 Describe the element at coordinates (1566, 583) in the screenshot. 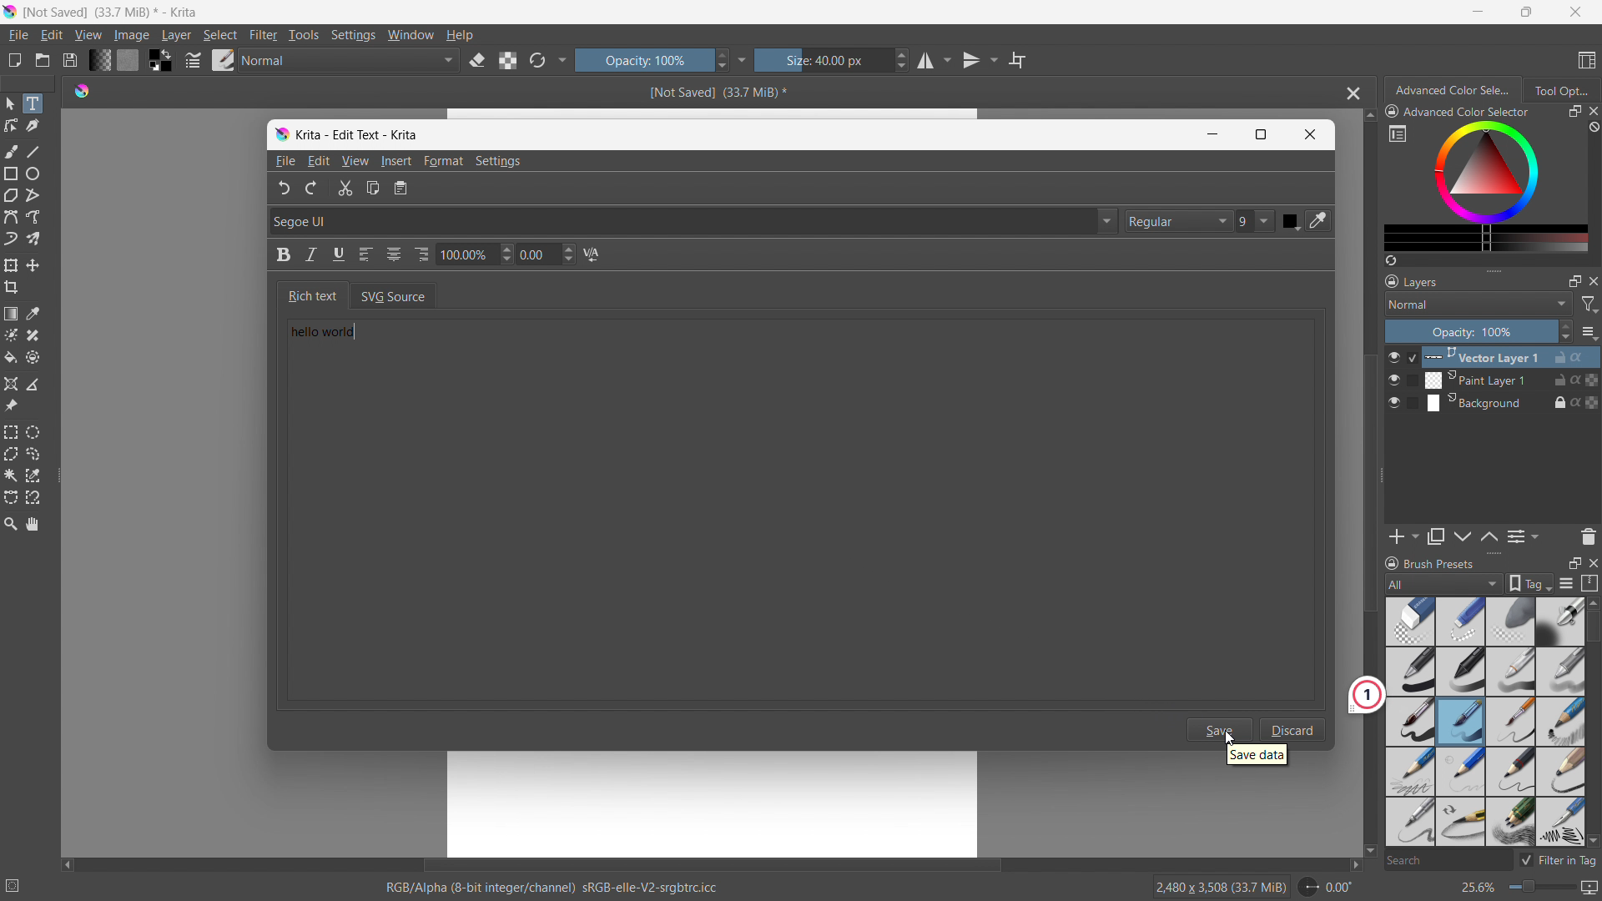

I see `display settings` at that location.